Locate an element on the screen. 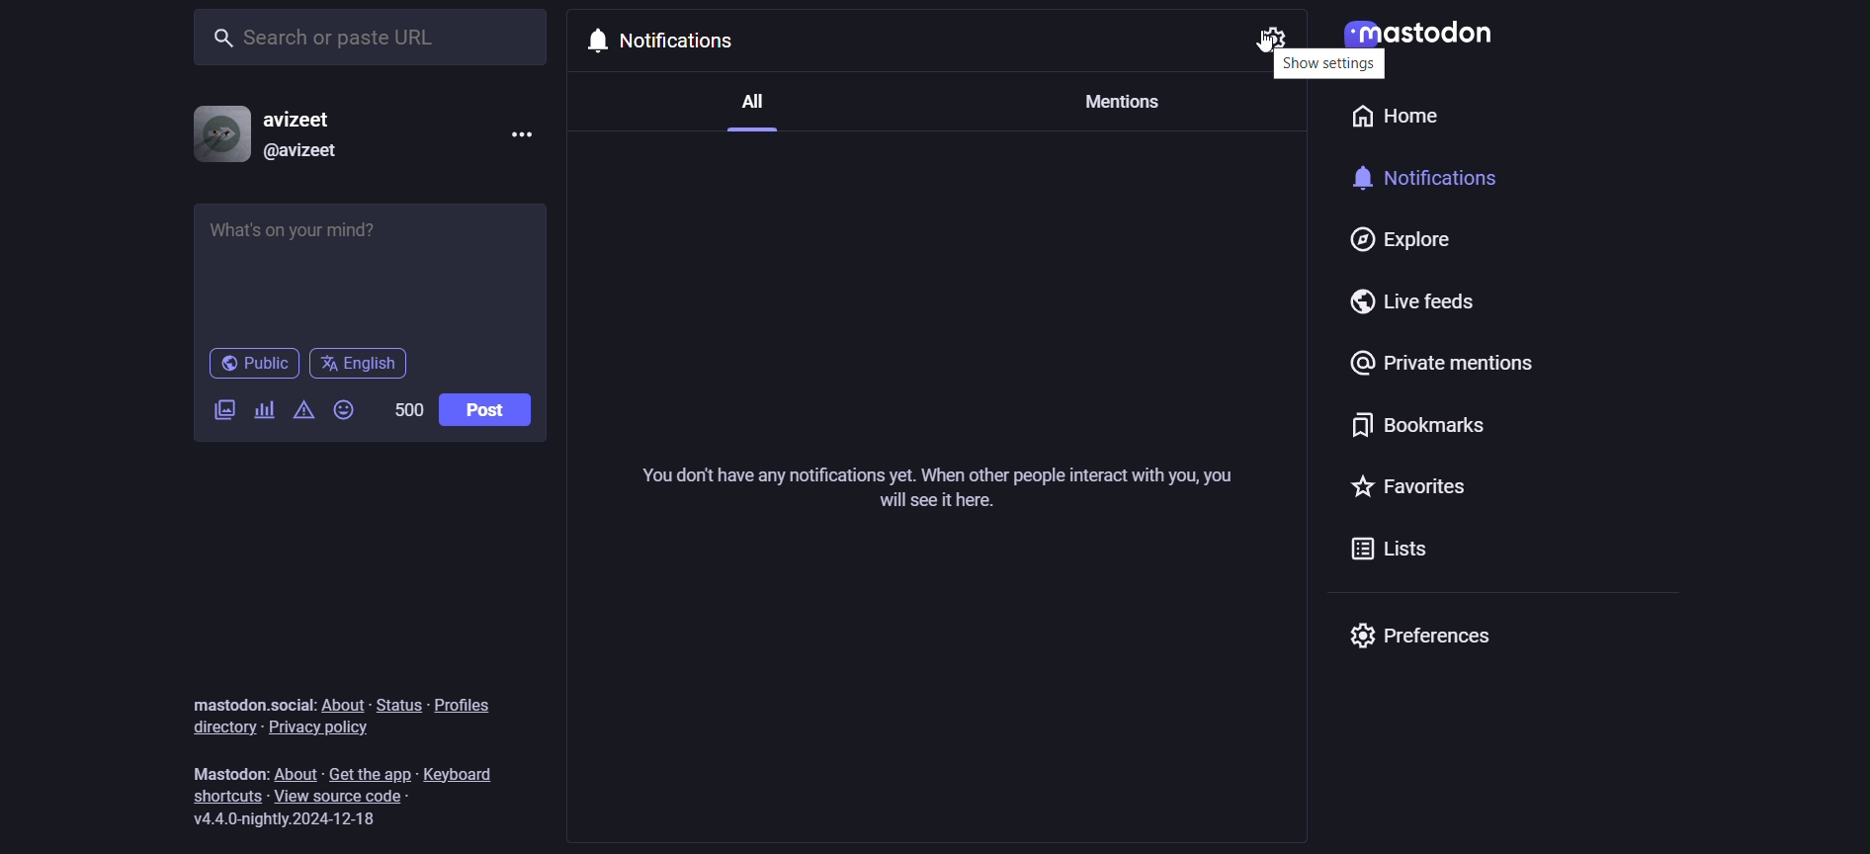  lists is located at coordinates (1384, 554).